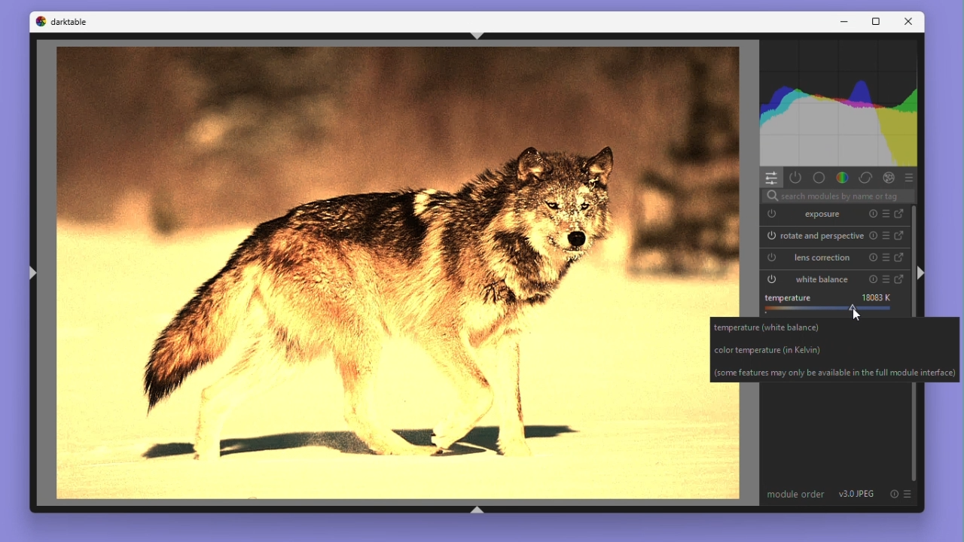 Image resolution: width=964 pixels, height=542 pixels. What do you see at coordinates (871, 258) in the screenshot?
I see `Reset` at bounding box center [871, 258].